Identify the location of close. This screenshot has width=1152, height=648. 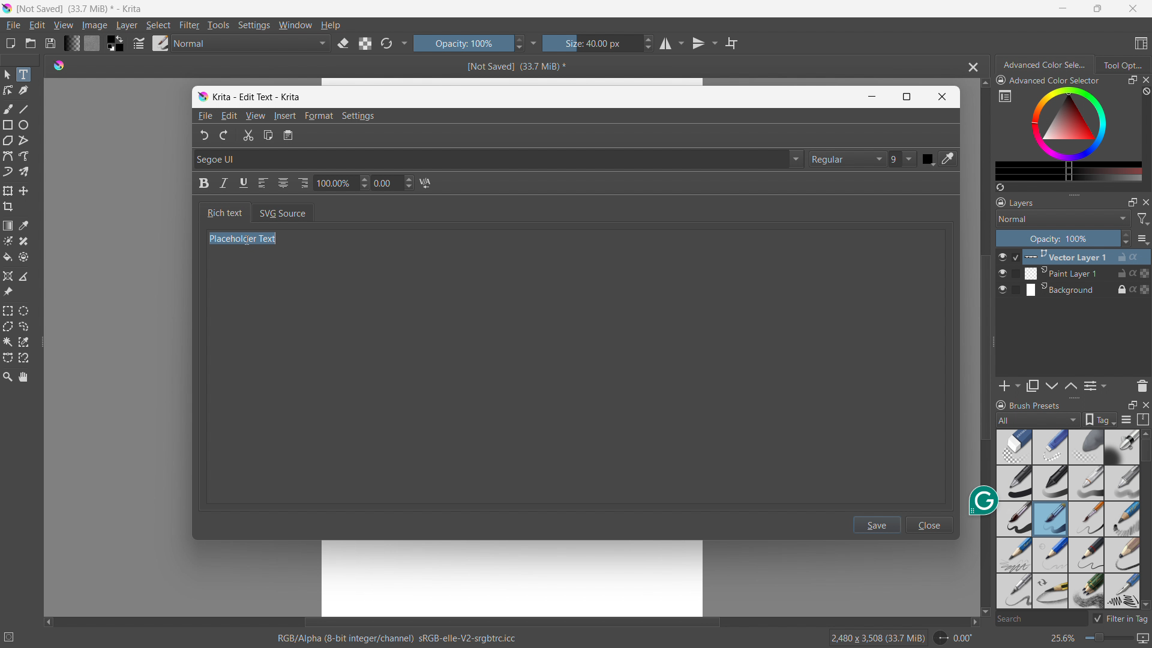
(1133, 8).